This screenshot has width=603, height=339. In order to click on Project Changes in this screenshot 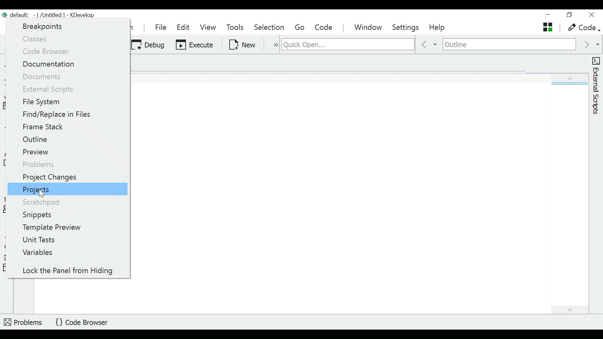, I will do `click(53, 178)`.